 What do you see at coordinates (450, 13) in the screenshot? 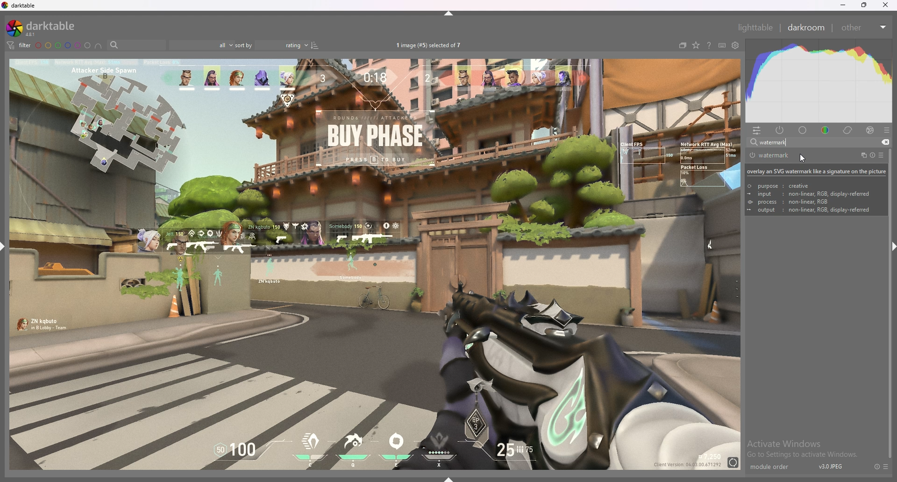
I see `hide` at bounding box center [450, 13].